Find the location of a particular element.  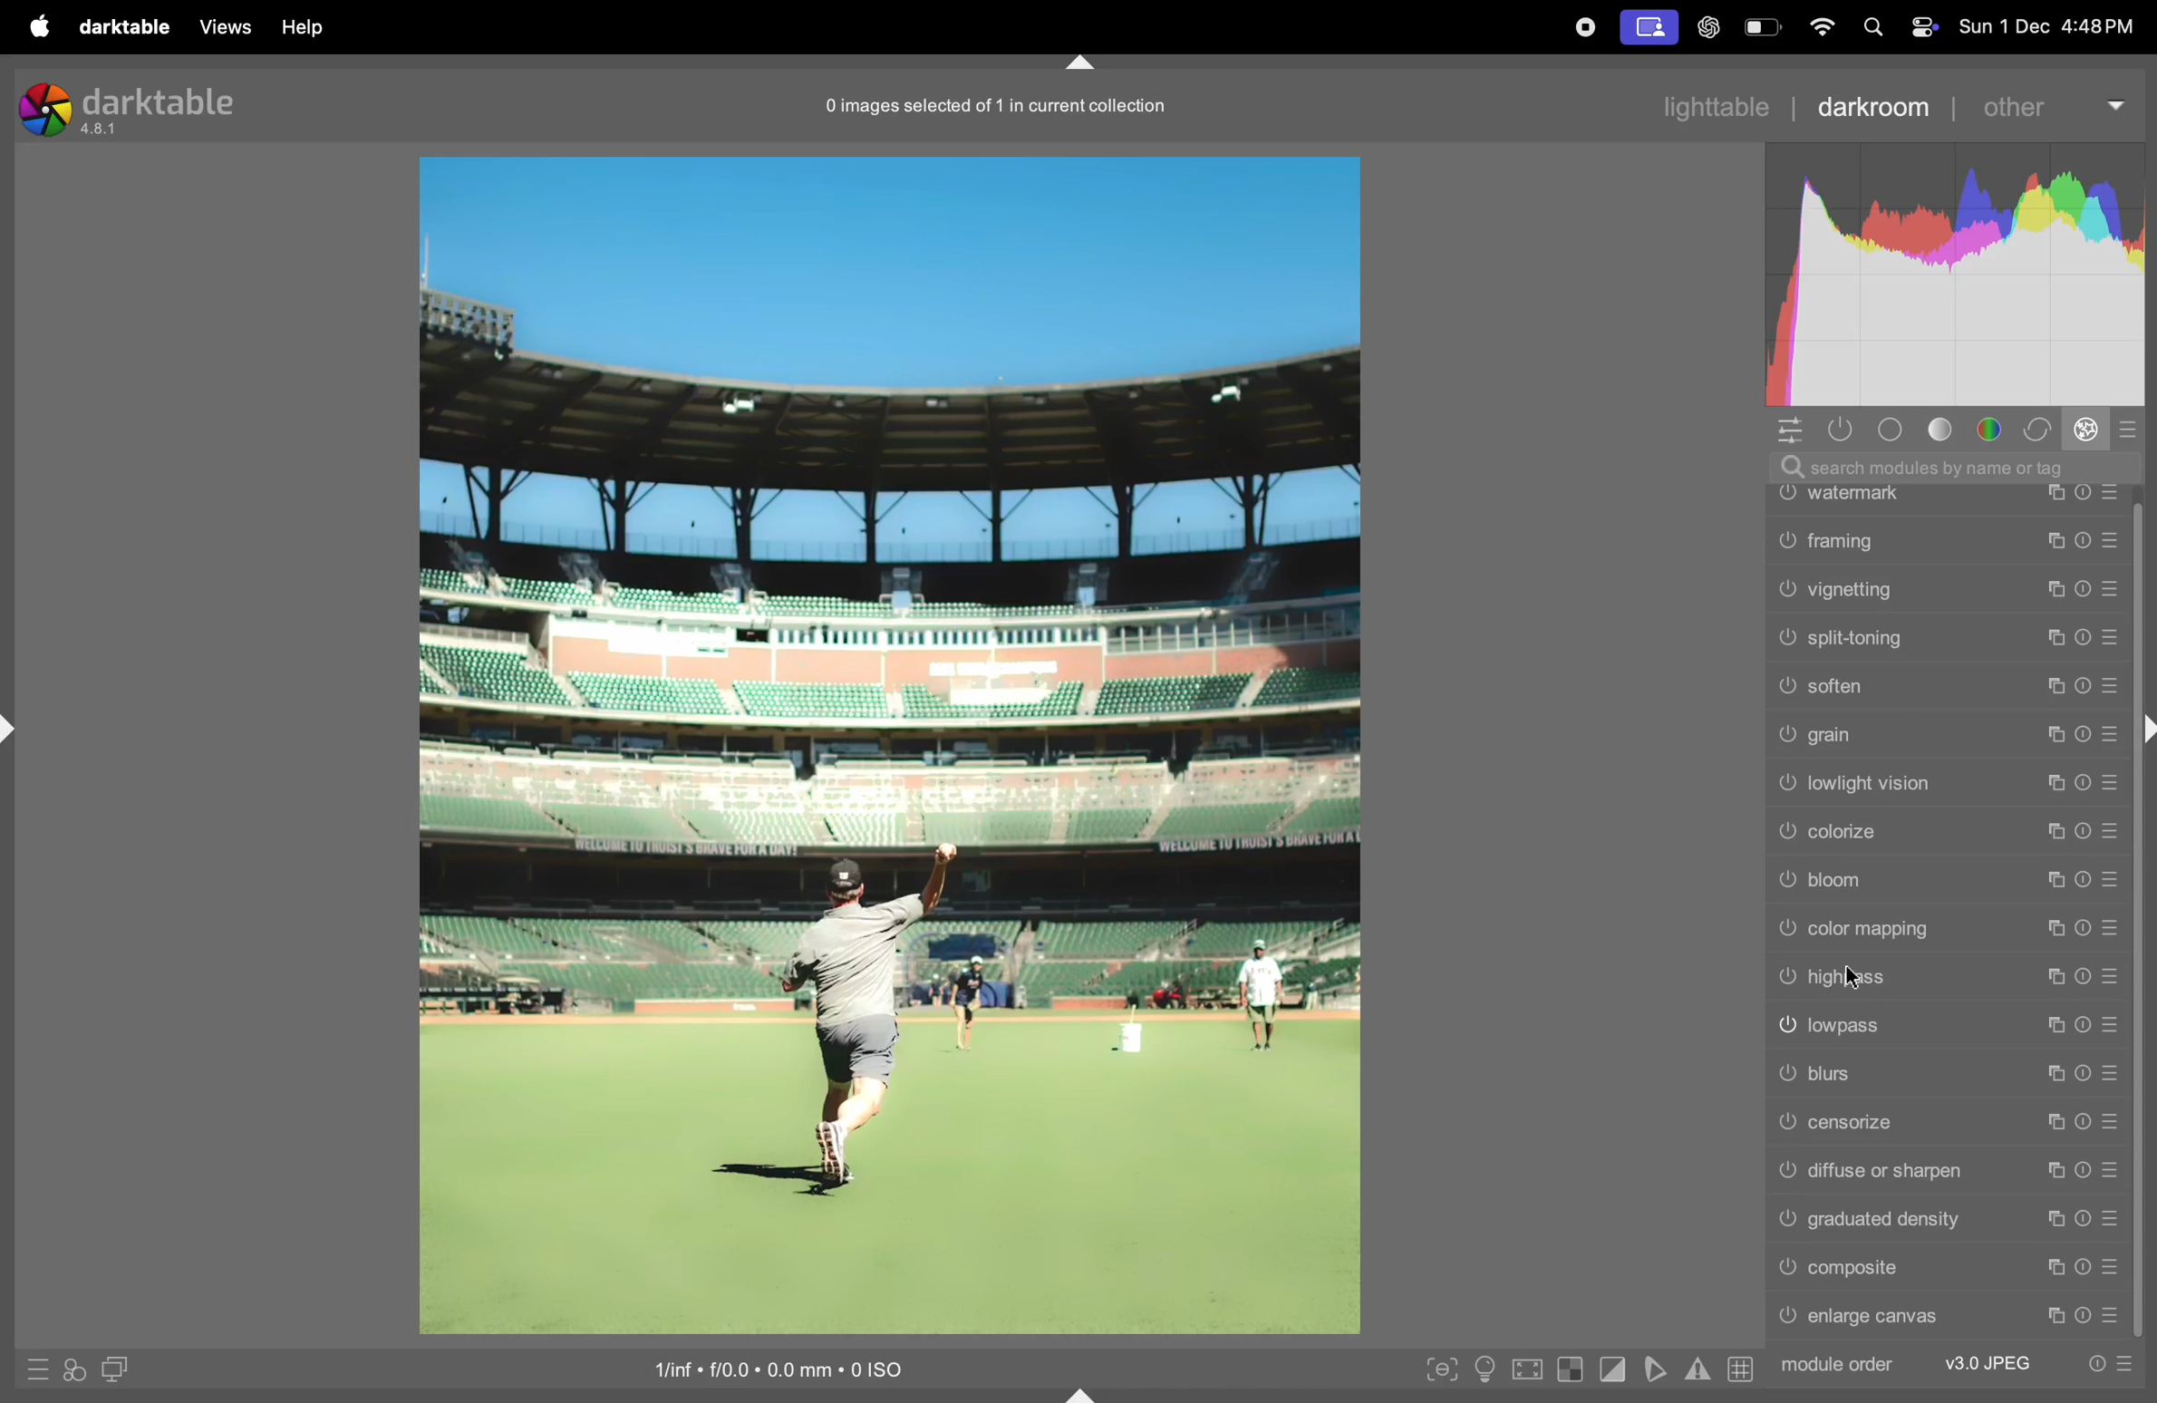

toggle high processing quality is located at coordinates (1526, 1369).